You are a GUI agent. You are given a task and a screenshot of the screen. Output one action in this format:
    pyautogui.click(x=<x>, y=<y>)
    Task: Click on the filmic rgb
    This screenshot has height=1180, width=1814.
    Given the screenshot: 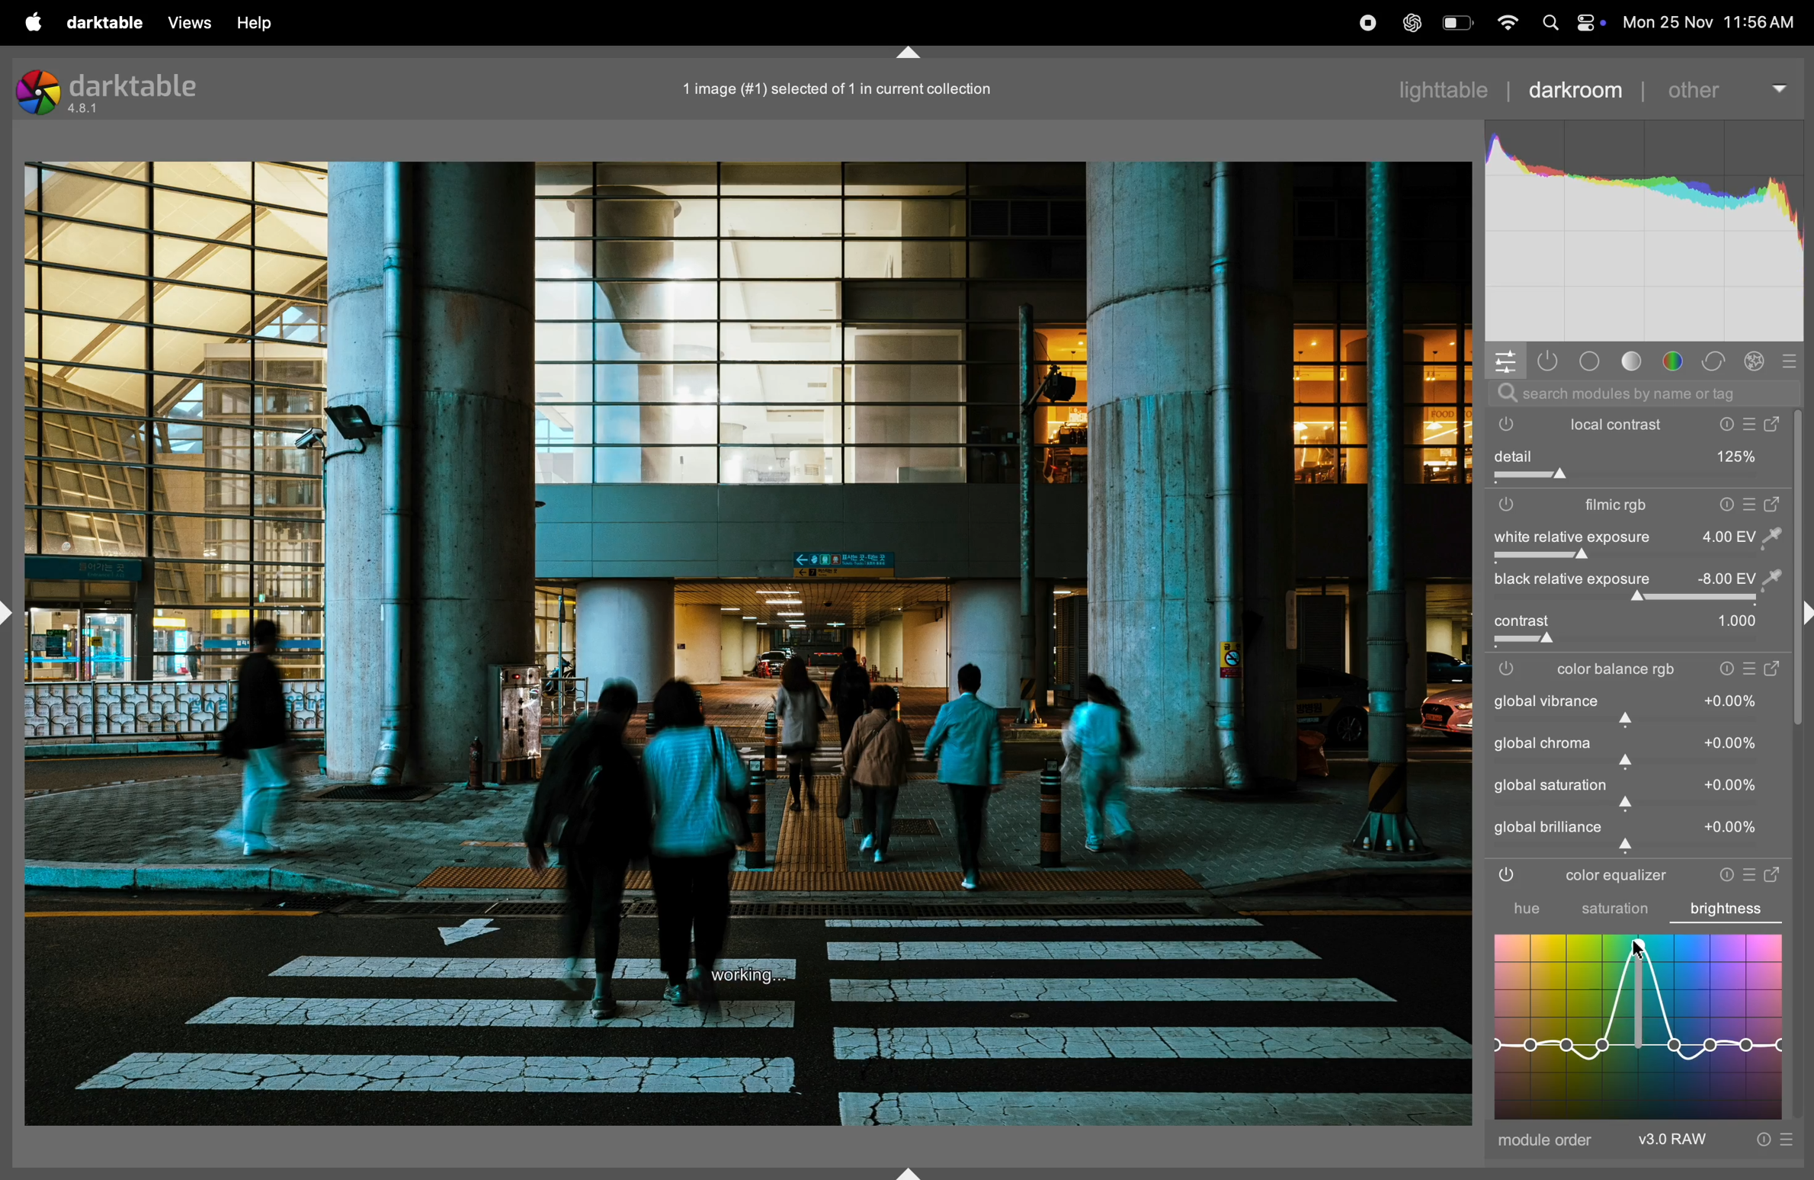 What is the action you would take?
    pyautogui.click(x=1604, y=507)
    